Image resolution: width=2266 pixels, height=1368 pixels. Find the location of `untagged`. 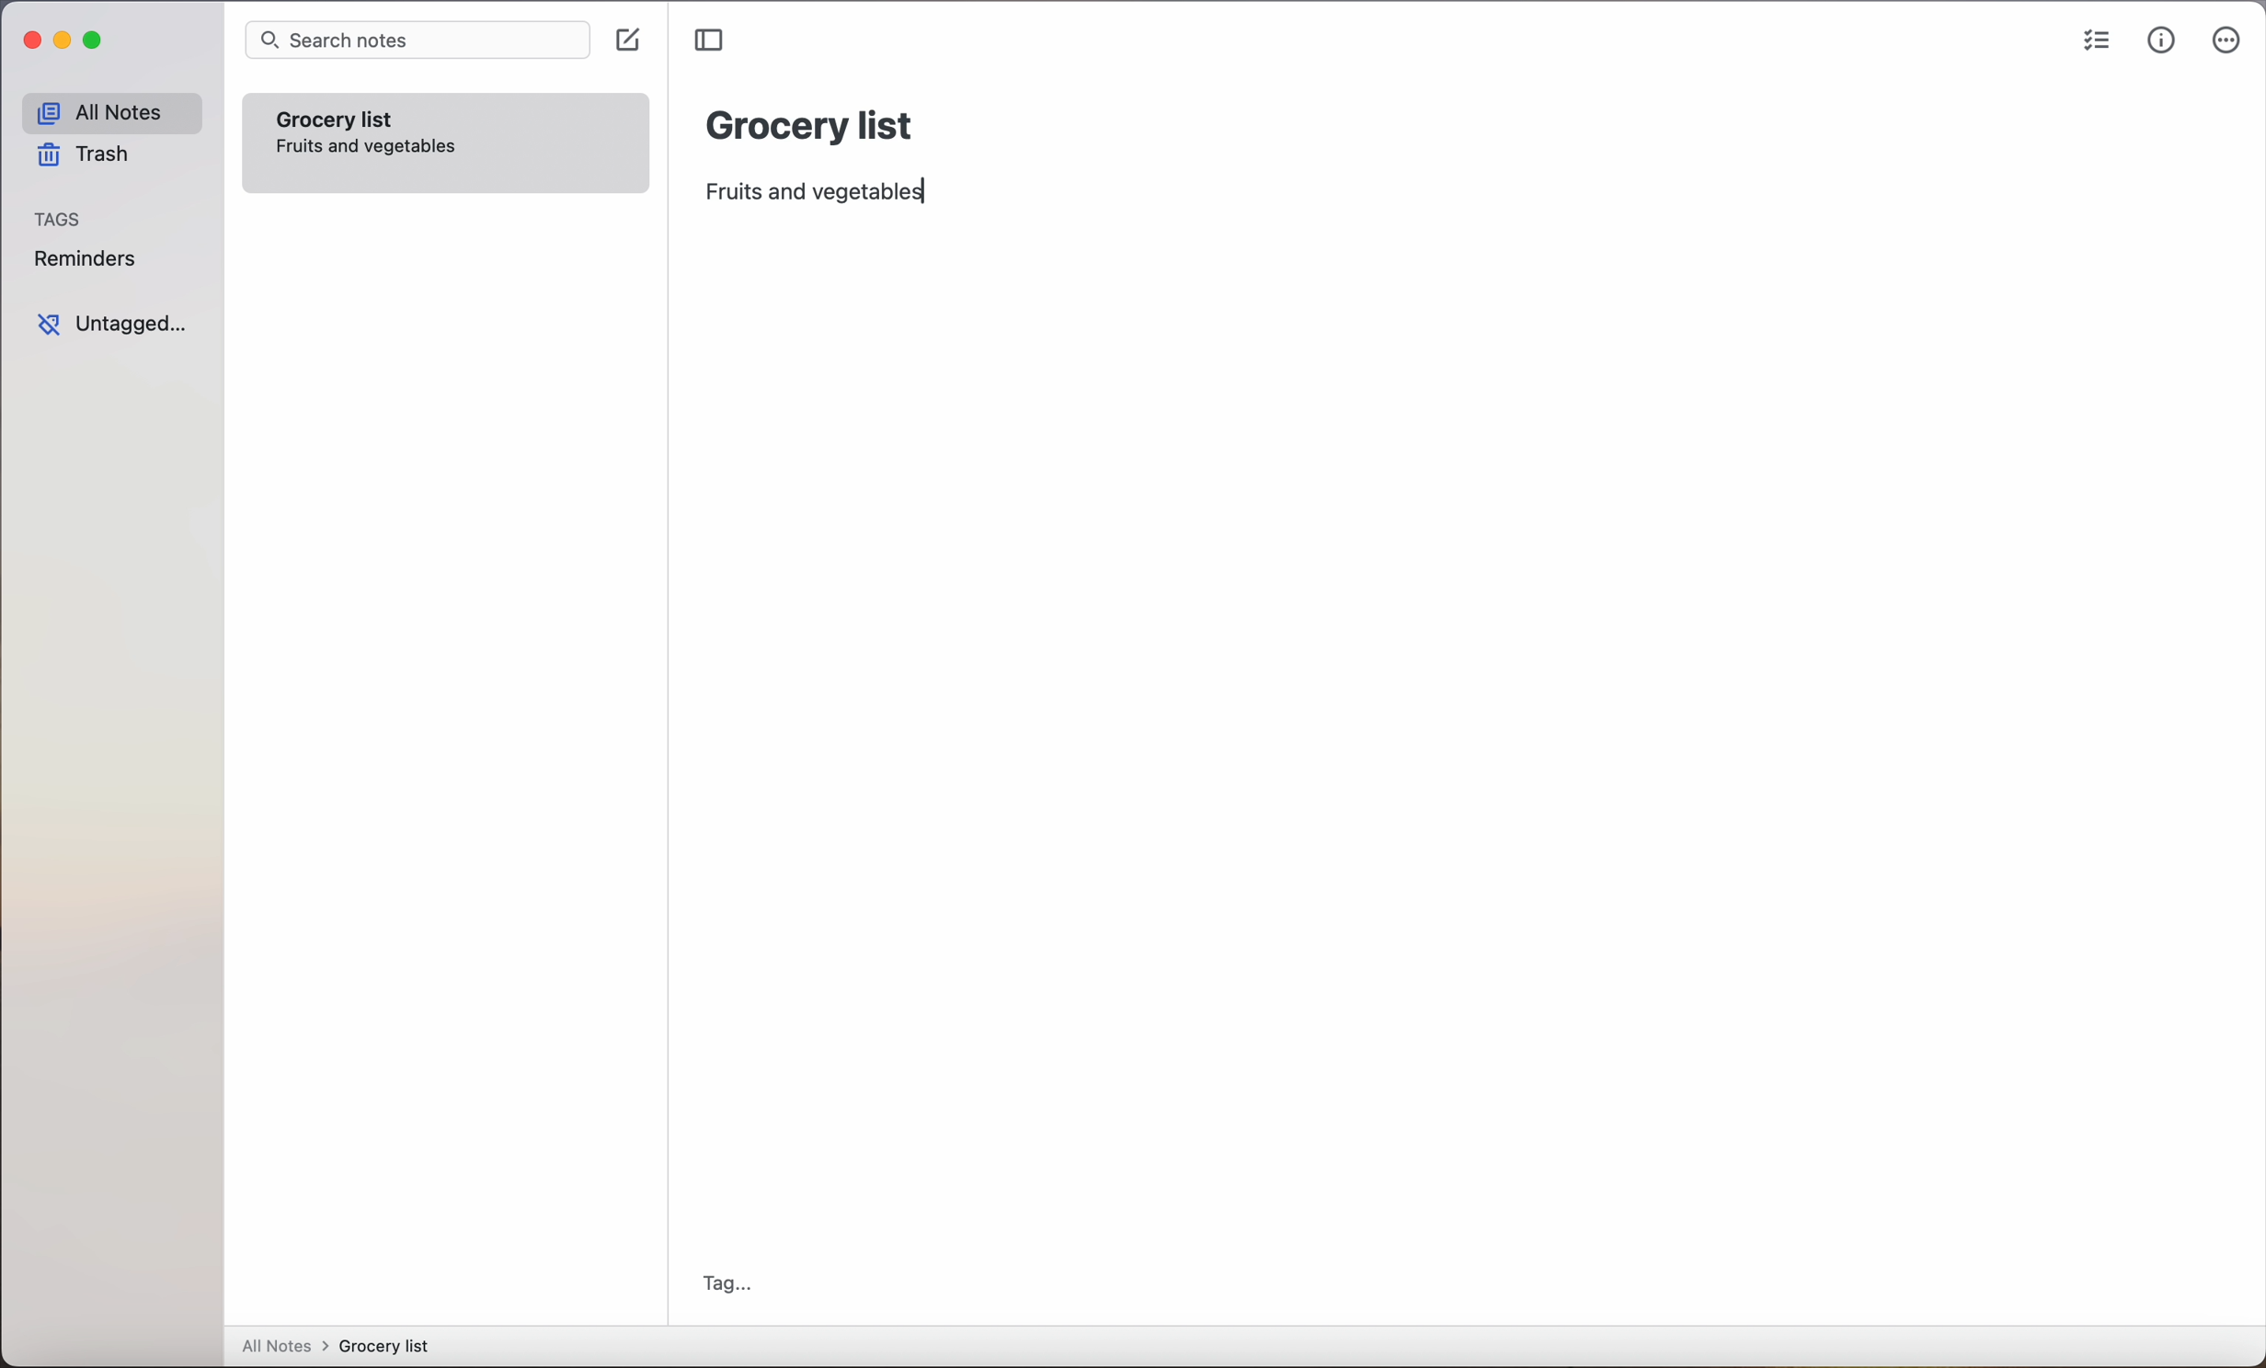

untagged is located at coordinates (111, 325).